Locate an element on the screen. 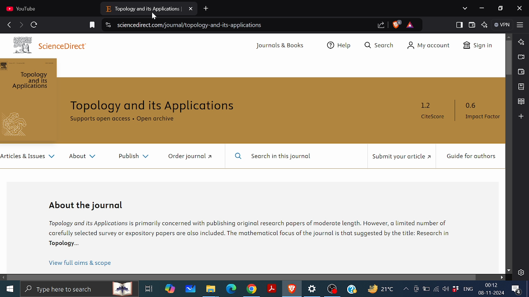  Whiteboard is located at coordinates (191, 289).